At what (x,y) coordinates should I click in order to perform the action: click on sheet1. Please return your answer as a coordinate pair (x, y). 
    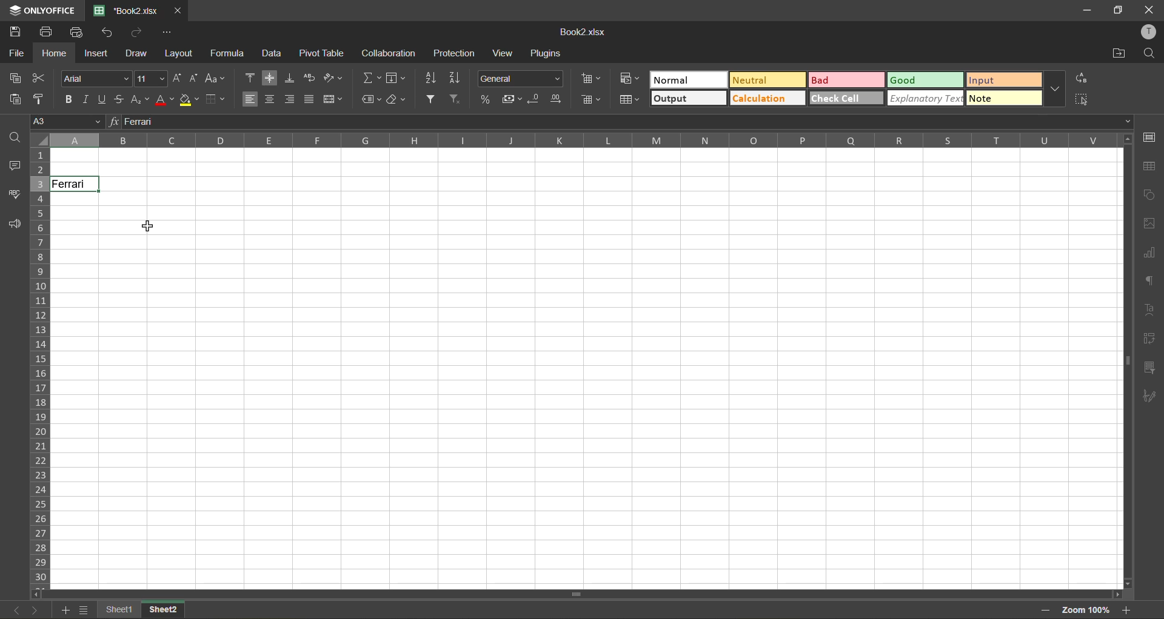
    Looking at the image, I should click on (120, 610).